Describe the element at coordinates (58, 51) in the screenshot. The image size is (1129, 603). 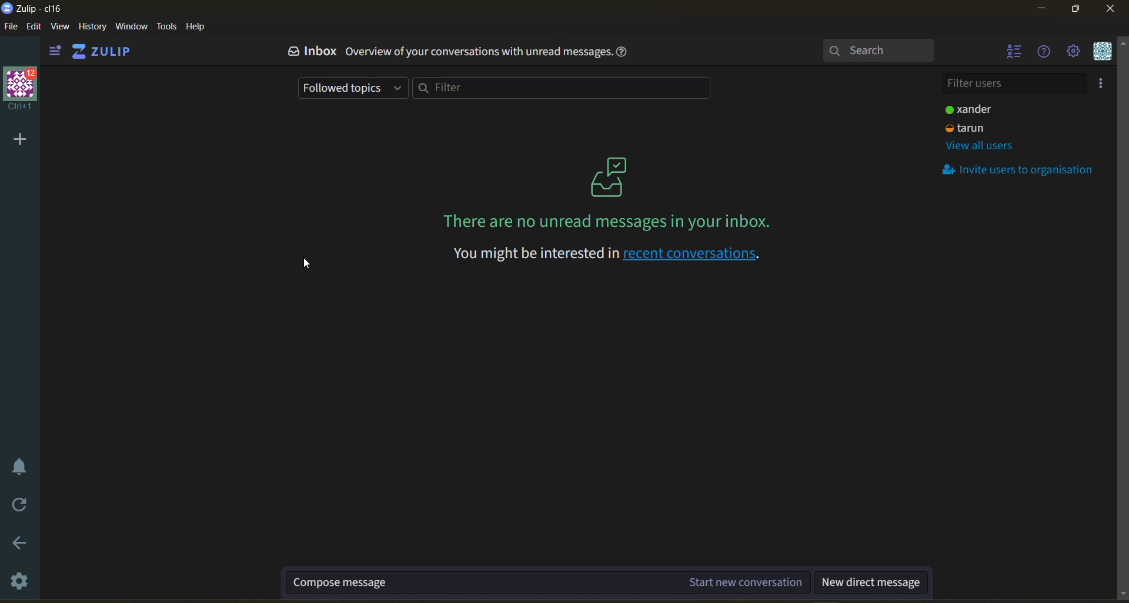
I see `show left side bar` at that location.